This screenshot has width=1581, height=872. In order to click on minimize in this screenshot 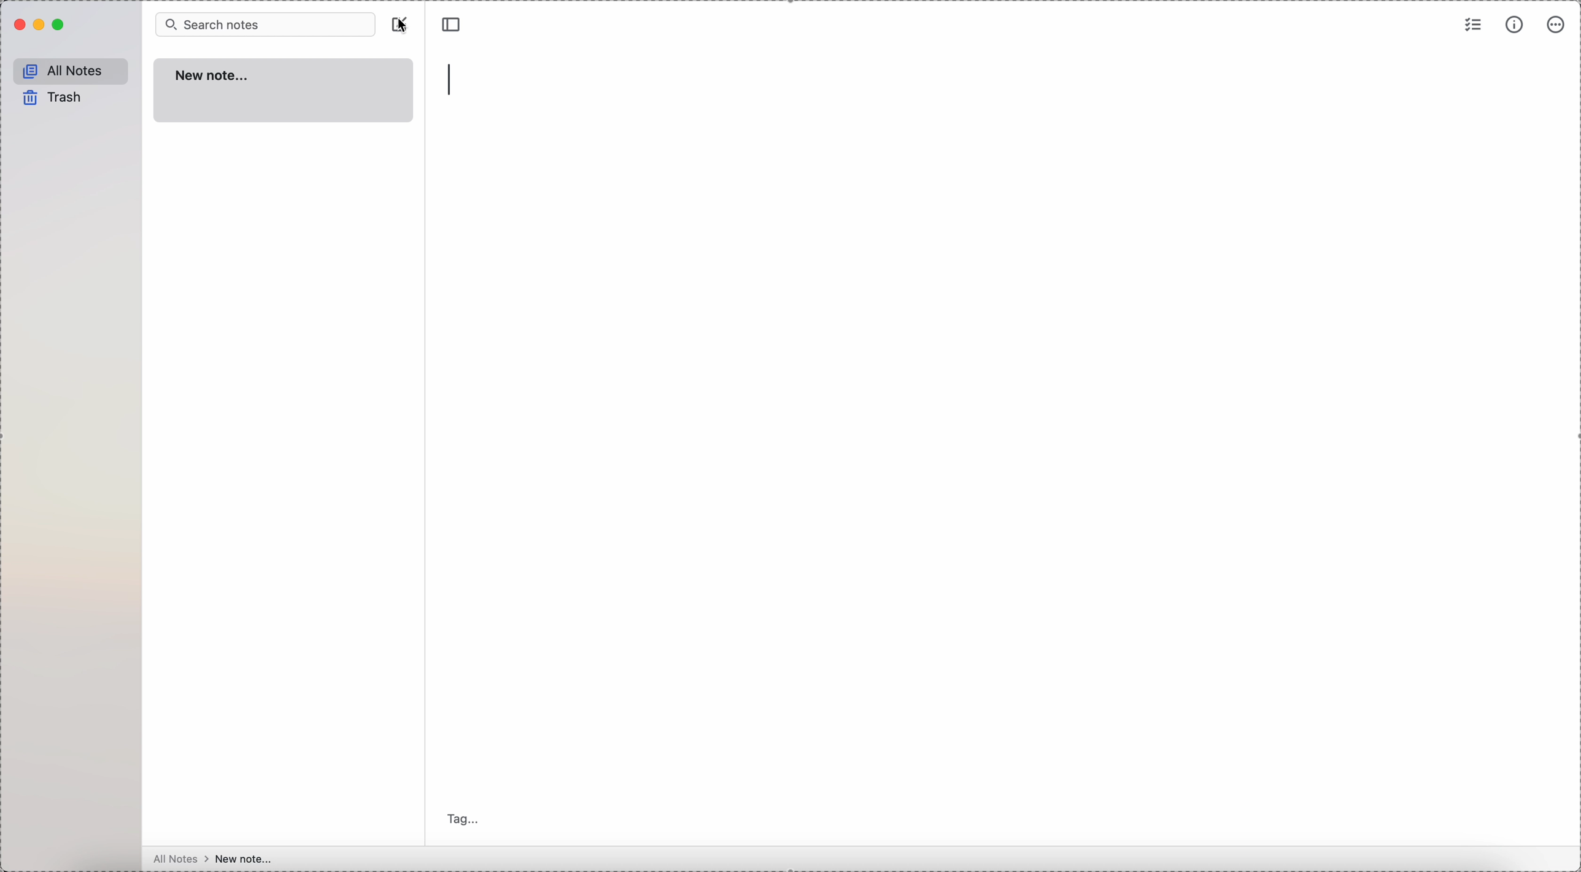, I will do `click(41, 26)`.